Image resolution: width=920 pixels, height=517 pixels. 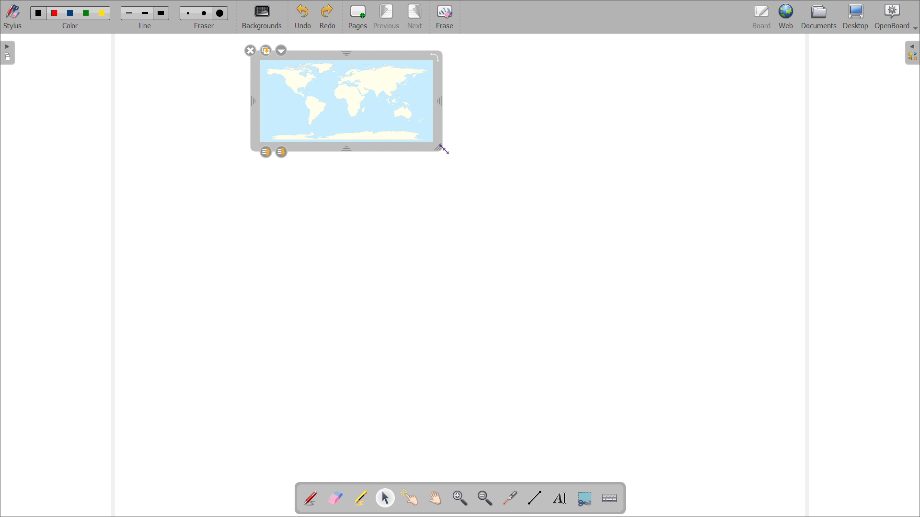 What do you see at coordinates (761, 17) in the screenshot?
I see `board` at bounding box center [761, 17].